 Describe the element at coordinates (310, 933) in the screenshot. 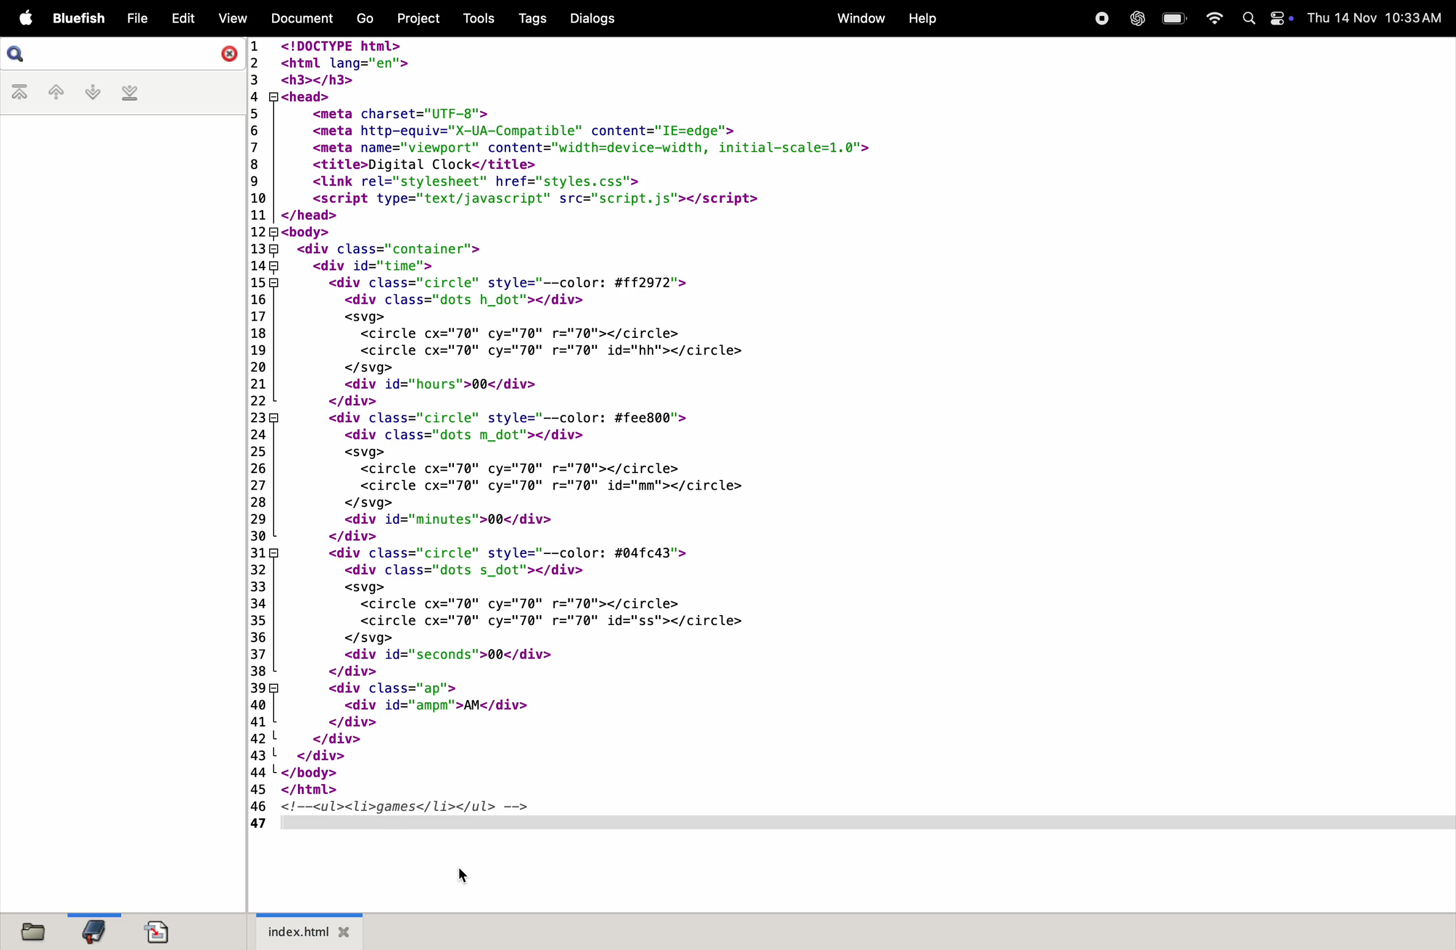

I see `index.html` at that location.